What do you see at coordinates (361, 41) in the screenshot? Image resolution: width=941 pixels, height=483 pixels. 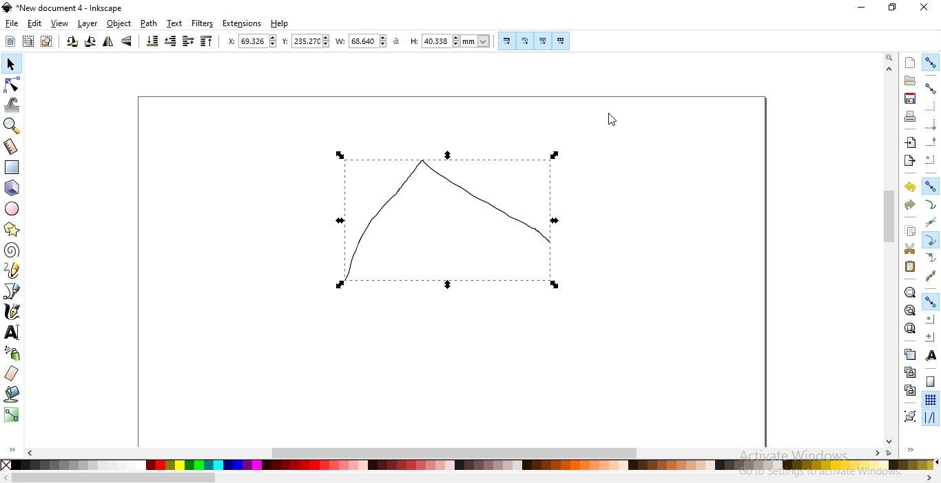 I see `width of selection` at bounding box center [361, 41].